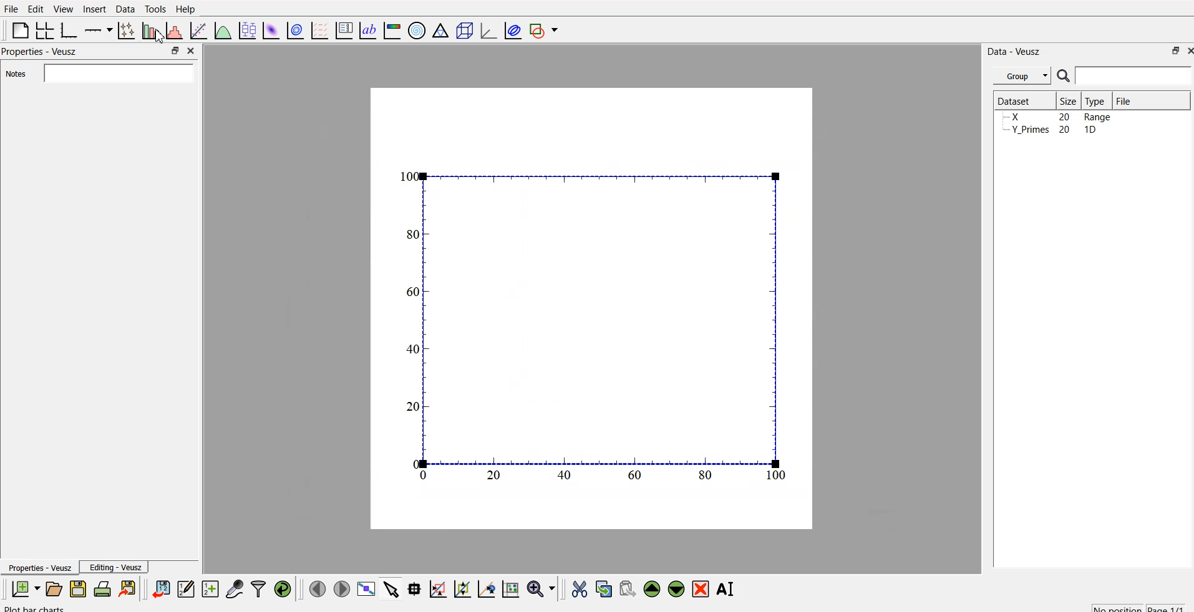  I want to click on no position page 1/1, so click(1132, 606).